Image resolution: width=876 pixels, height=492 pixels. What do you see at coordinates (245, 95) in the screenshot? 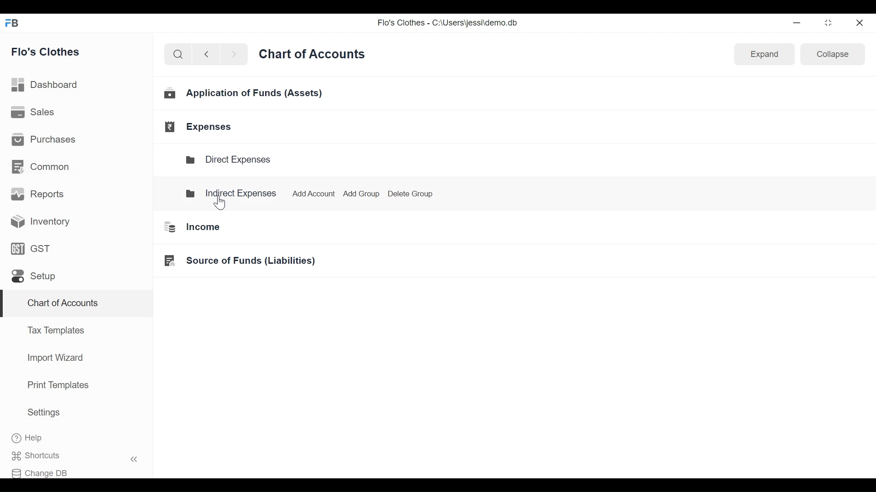
I see `Application of Funds (Assets)` at bounding box center [245, 95].